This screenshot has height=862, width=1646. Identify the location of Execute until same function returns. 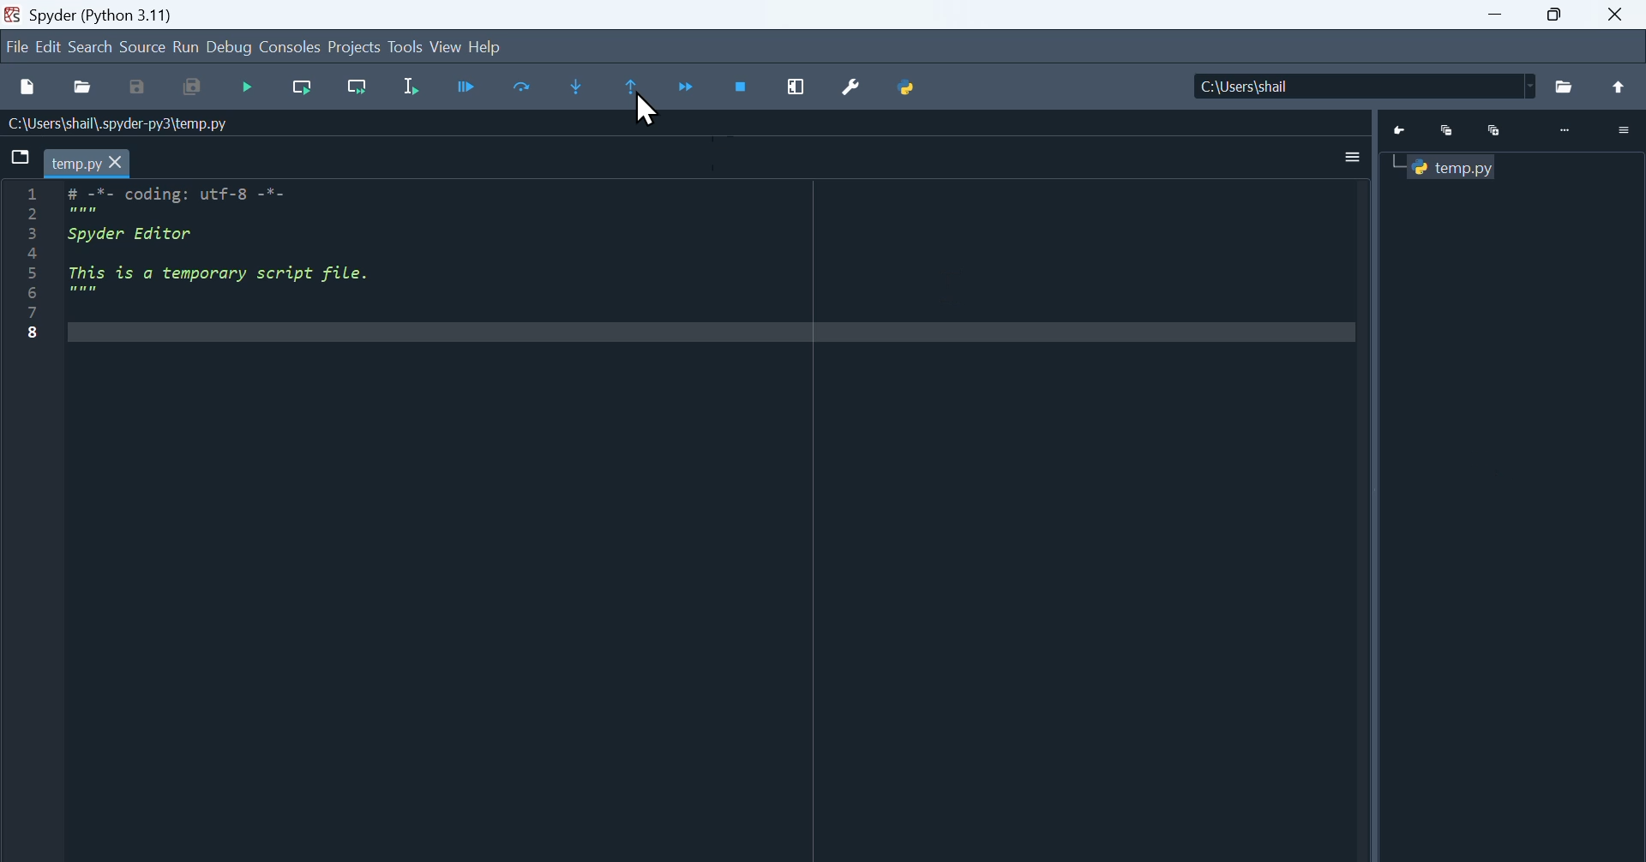
(628, 86).